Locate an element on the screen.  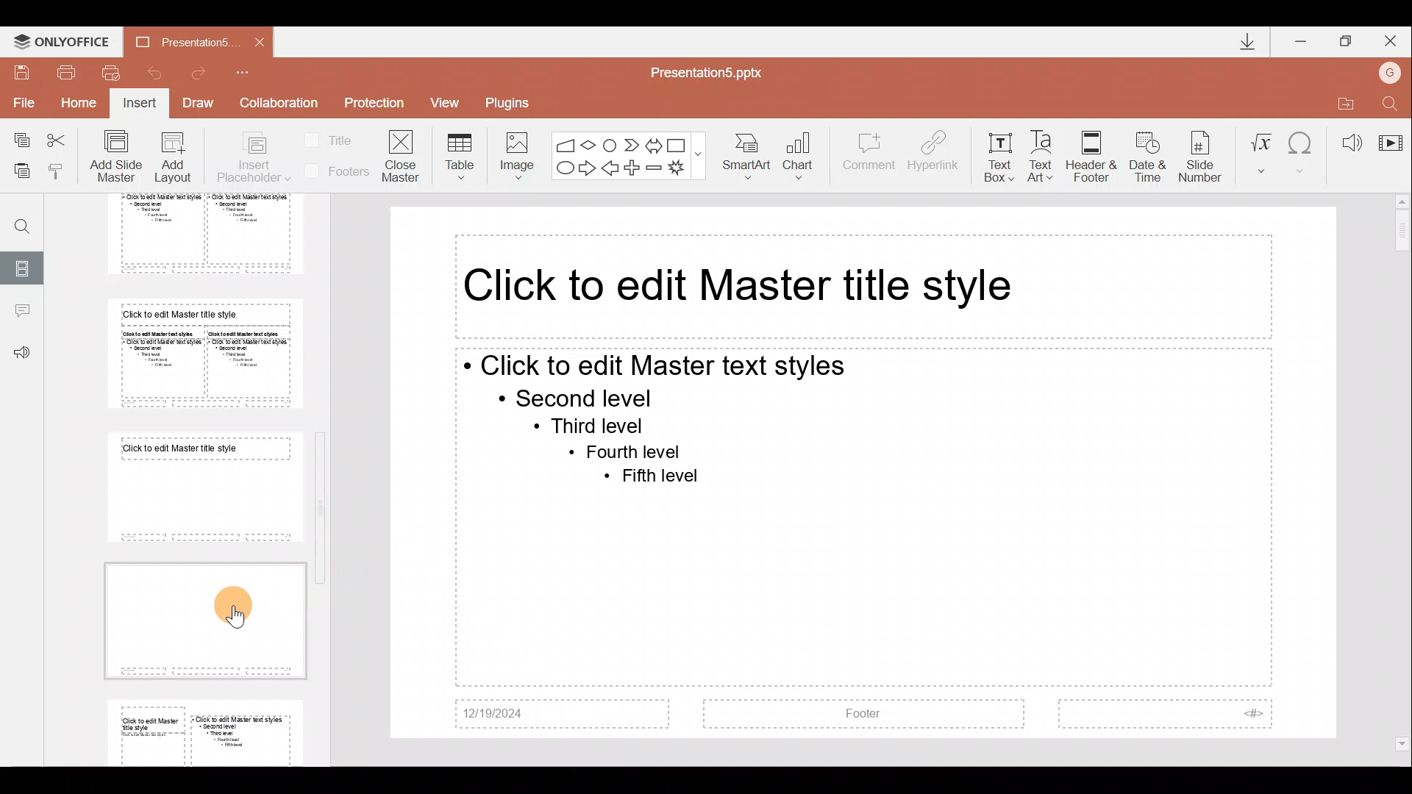
Title is located at coordinates (332, 139).